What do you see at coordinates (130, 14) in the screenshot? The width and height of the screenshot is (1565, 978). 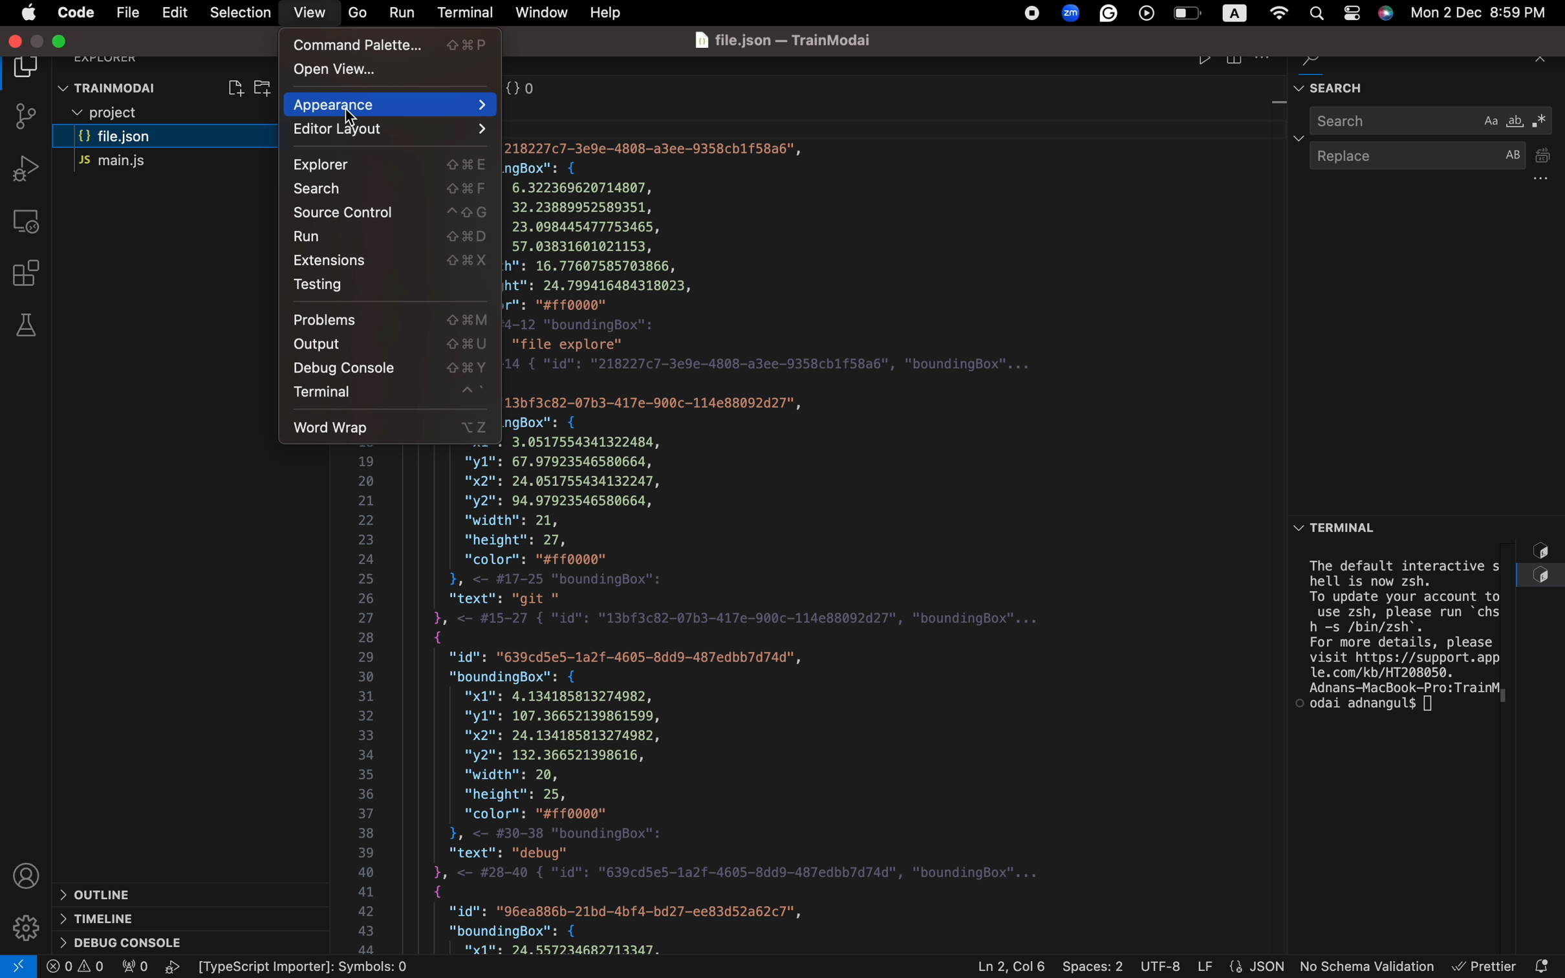 I see `file` at bounding box center [130, 14].